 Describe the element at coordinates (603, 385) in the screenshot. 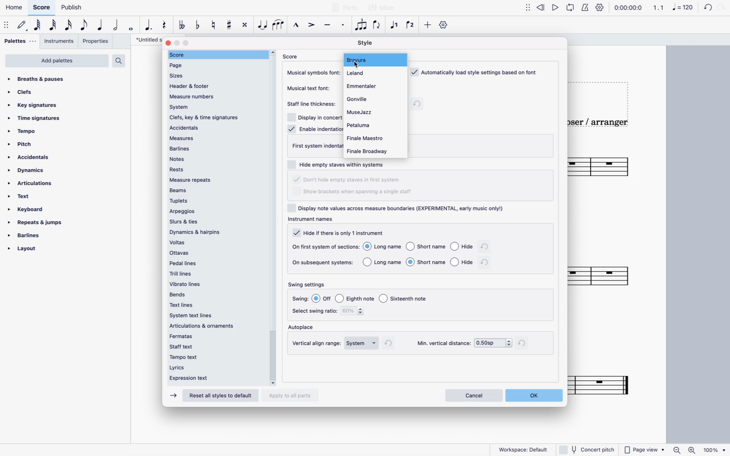

I see `Score` at that location.